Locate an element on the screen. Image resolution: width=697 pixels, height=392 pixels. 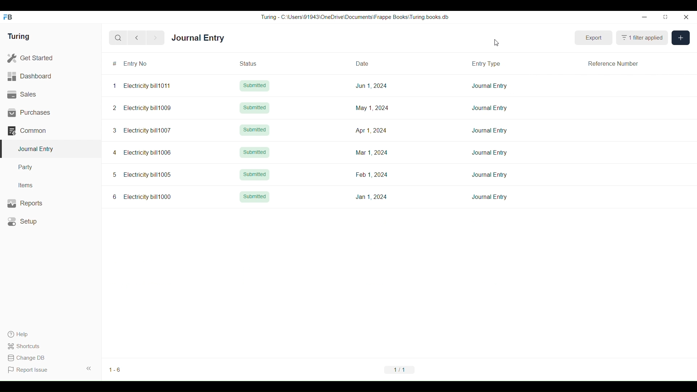
Turing - C:\Users\91943\0neDrive\Documents\Frappe Books\ Turing books db is located at coordinates (354, 17).